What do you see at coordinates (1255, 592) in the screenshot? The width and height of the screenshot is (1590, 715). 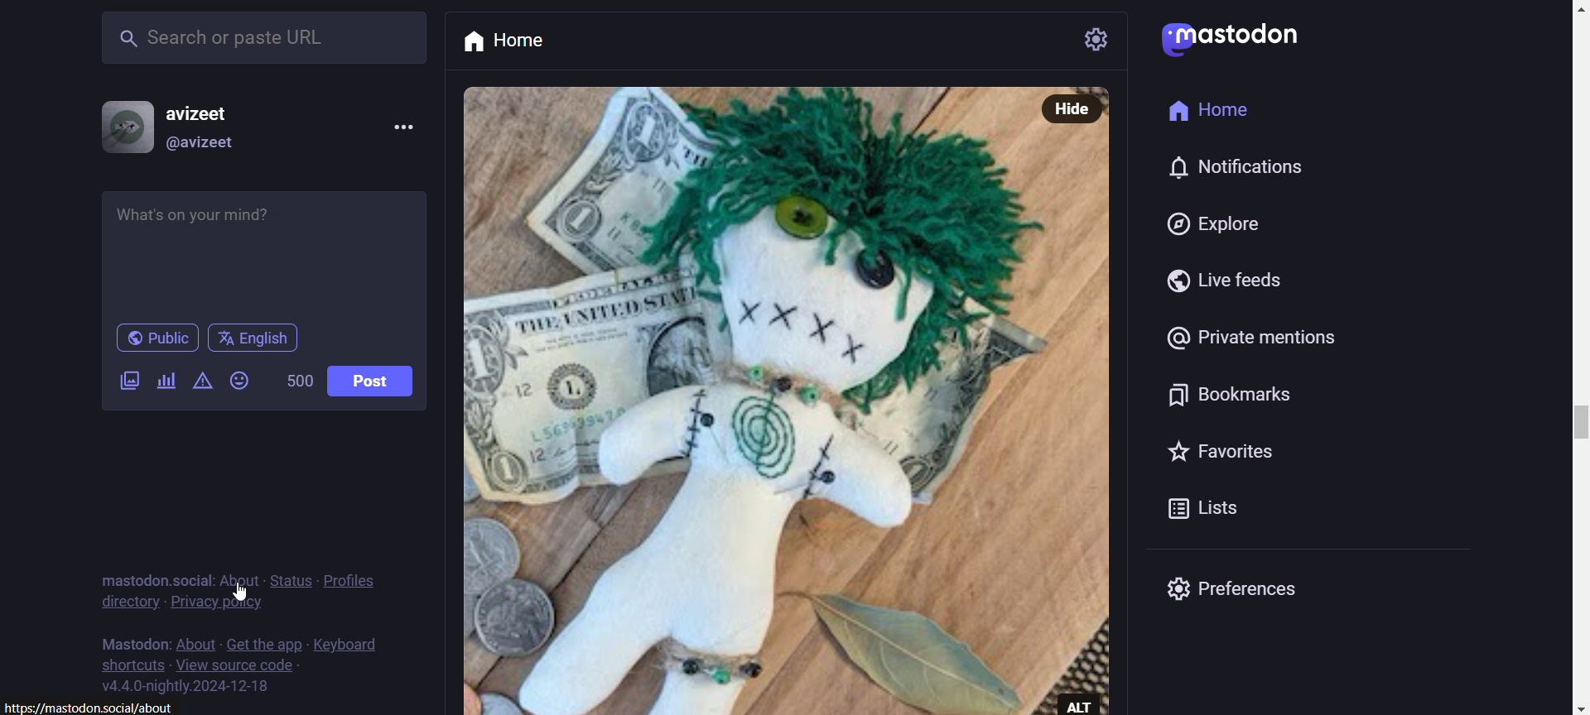 I see `preferences` at bounding box center [1255, 592].